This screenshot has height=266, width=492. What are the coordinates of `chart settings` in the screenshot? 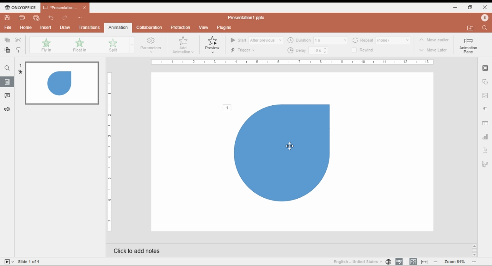 It's located at (485, 137).